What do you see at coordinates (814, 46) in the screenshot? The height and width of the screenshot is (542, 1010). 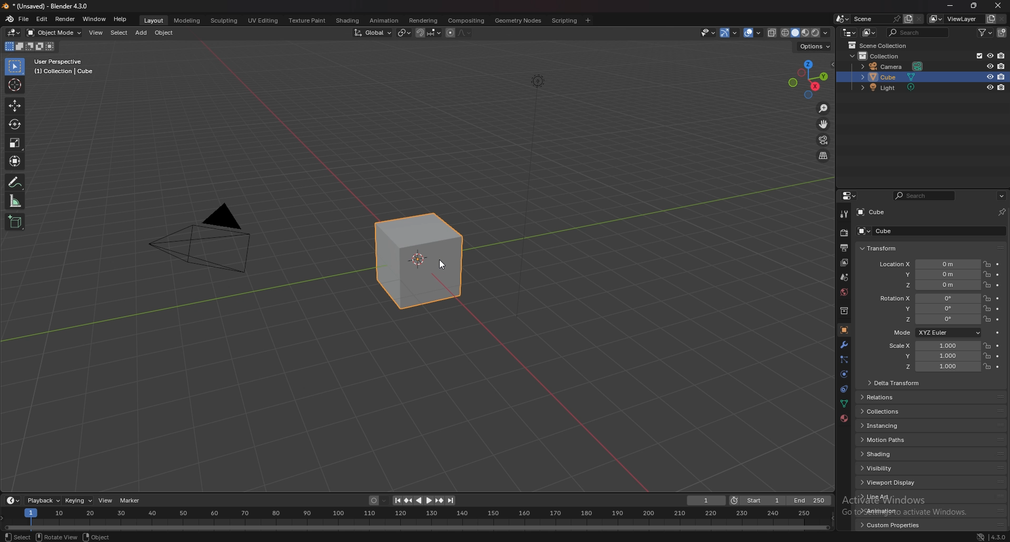 I see `options` at bounding box center [814, 46].